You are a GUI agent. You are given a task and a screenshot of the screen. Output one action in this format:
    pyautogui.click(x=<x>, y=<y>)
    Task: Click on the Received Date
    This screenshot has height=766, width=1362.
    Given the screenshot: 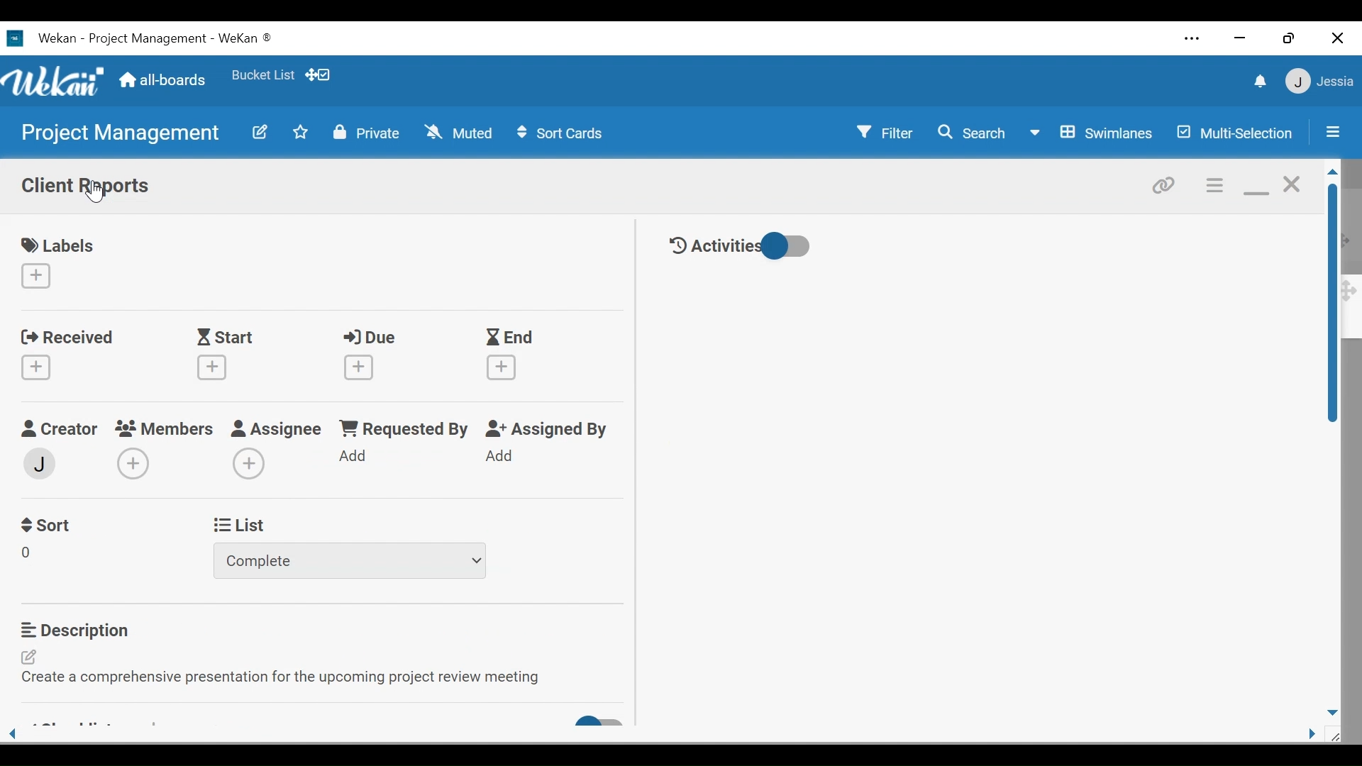 What is the action you would take?
    pyautogui.click(x=66, y=336)
    